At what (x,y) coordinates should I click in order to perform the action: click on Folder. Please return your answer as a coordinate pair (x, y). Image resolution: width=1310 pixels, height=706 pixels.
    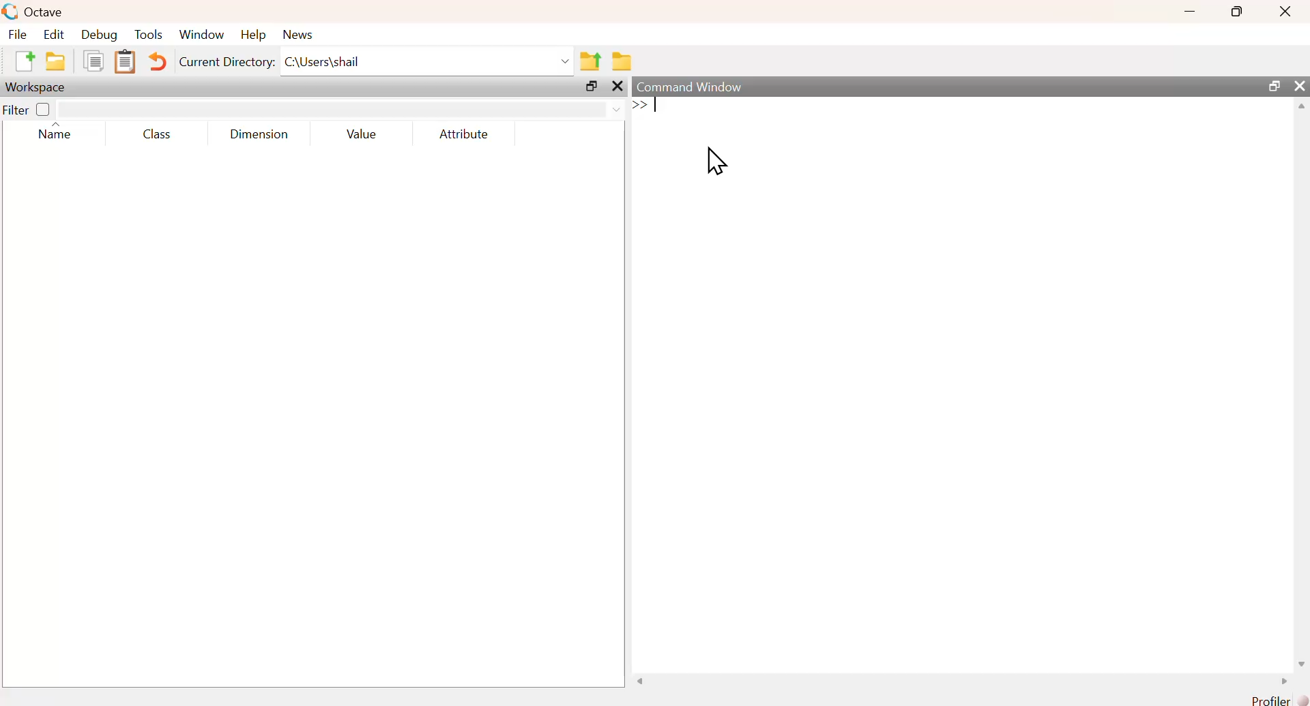
    Looking at the image, I should click on (621, 62).